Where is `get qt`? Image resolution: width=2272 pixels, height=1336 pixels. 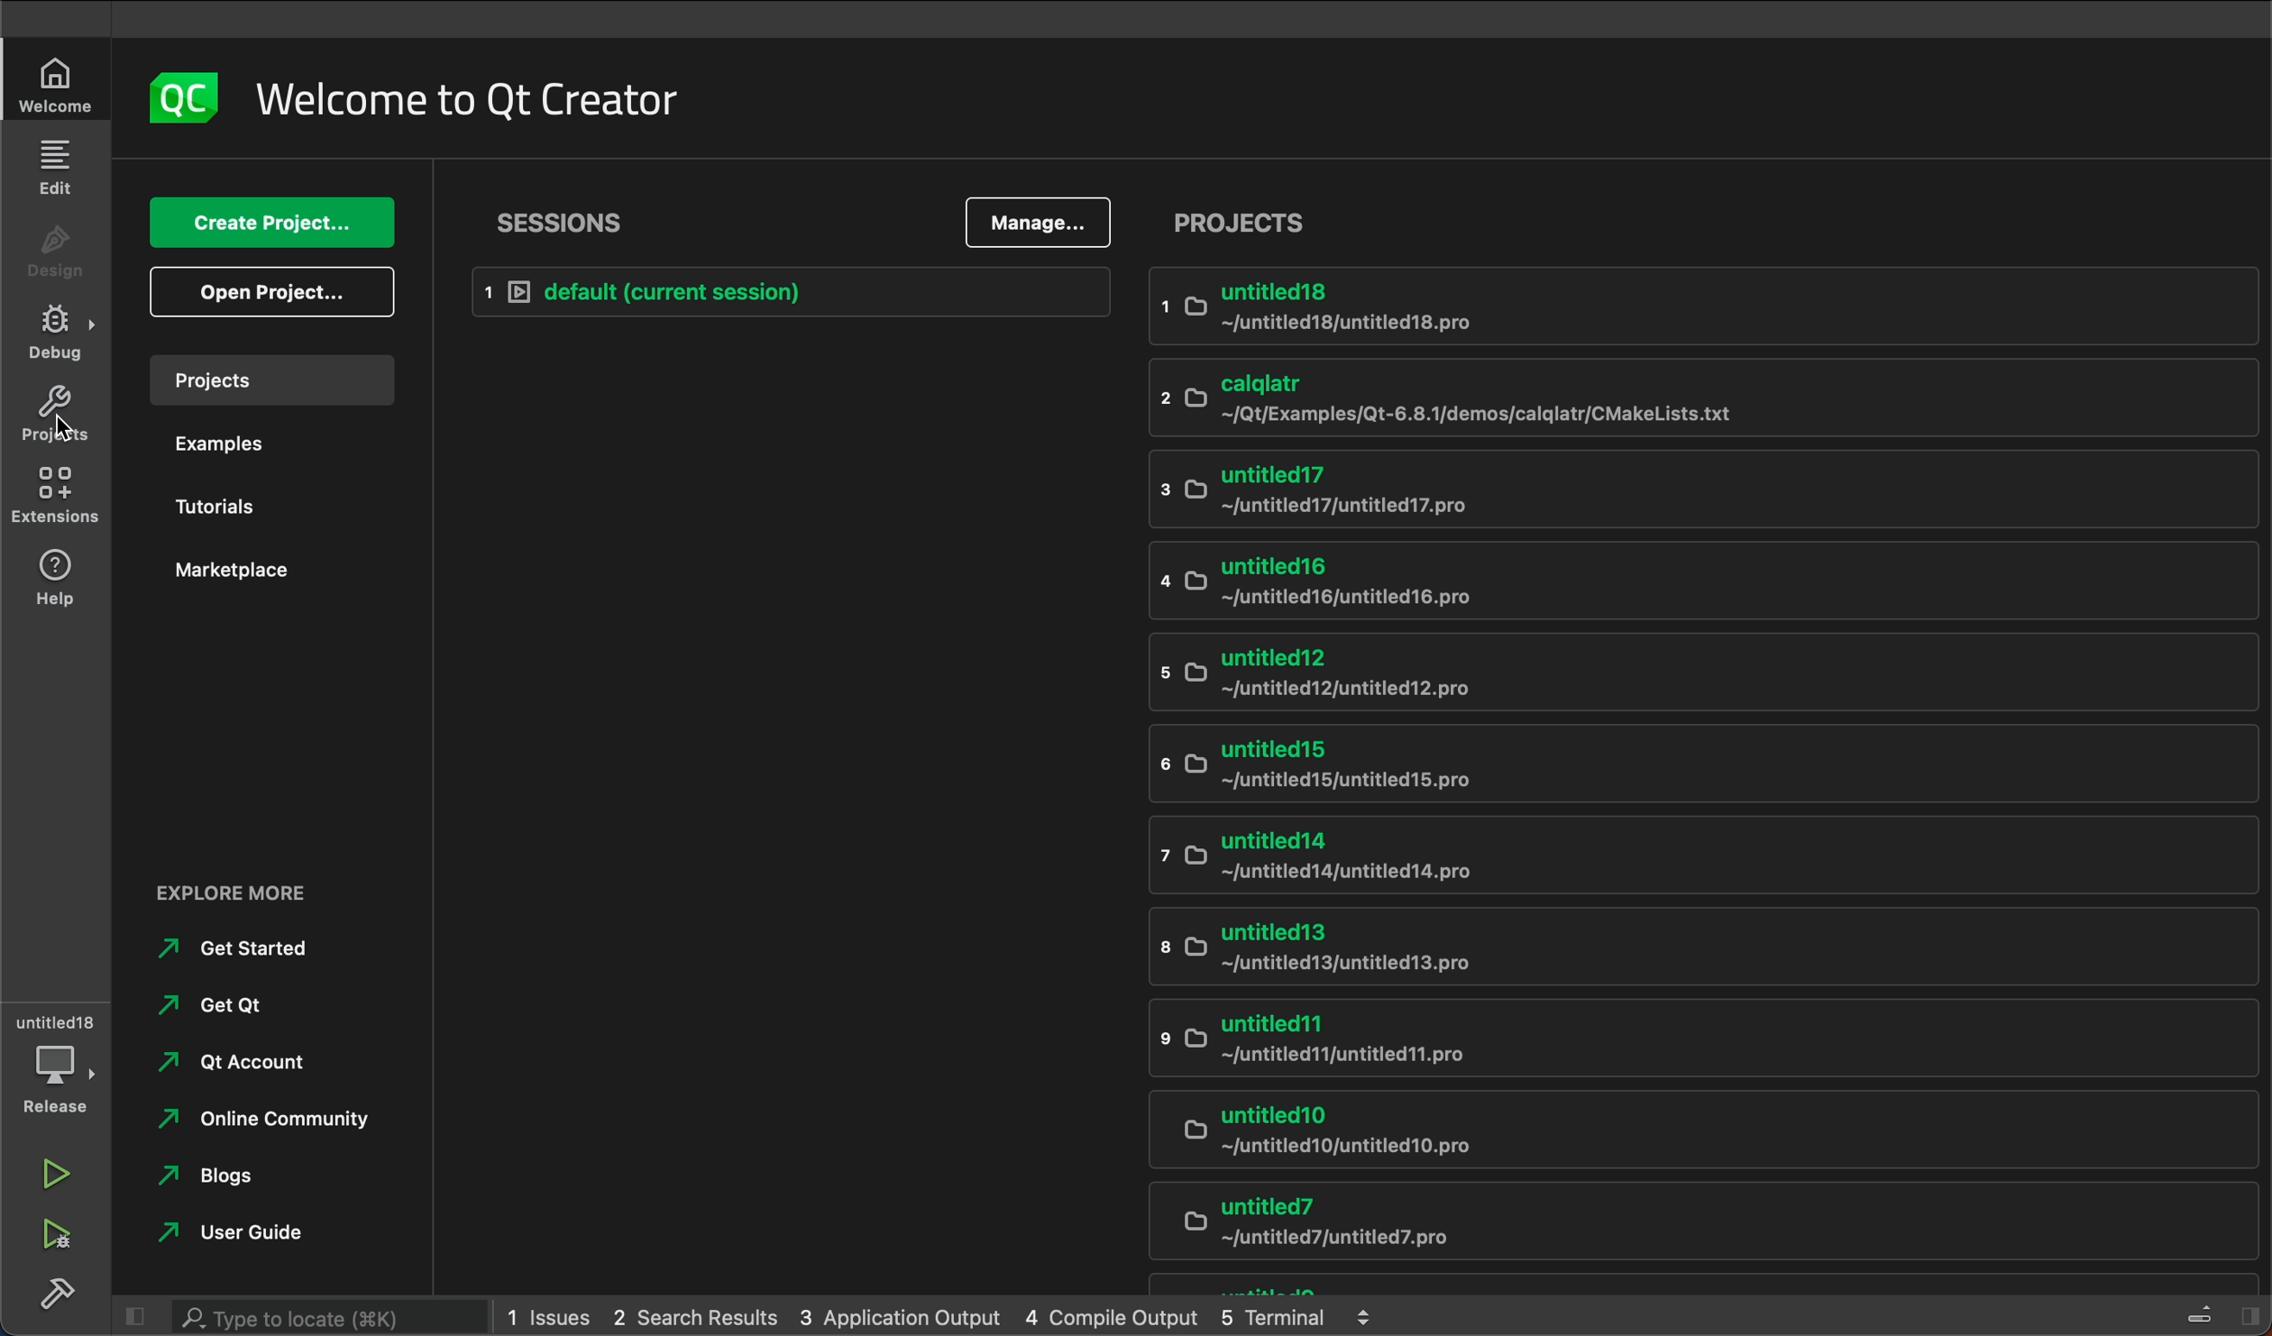 get qt is located at coordinates (258, 1003).